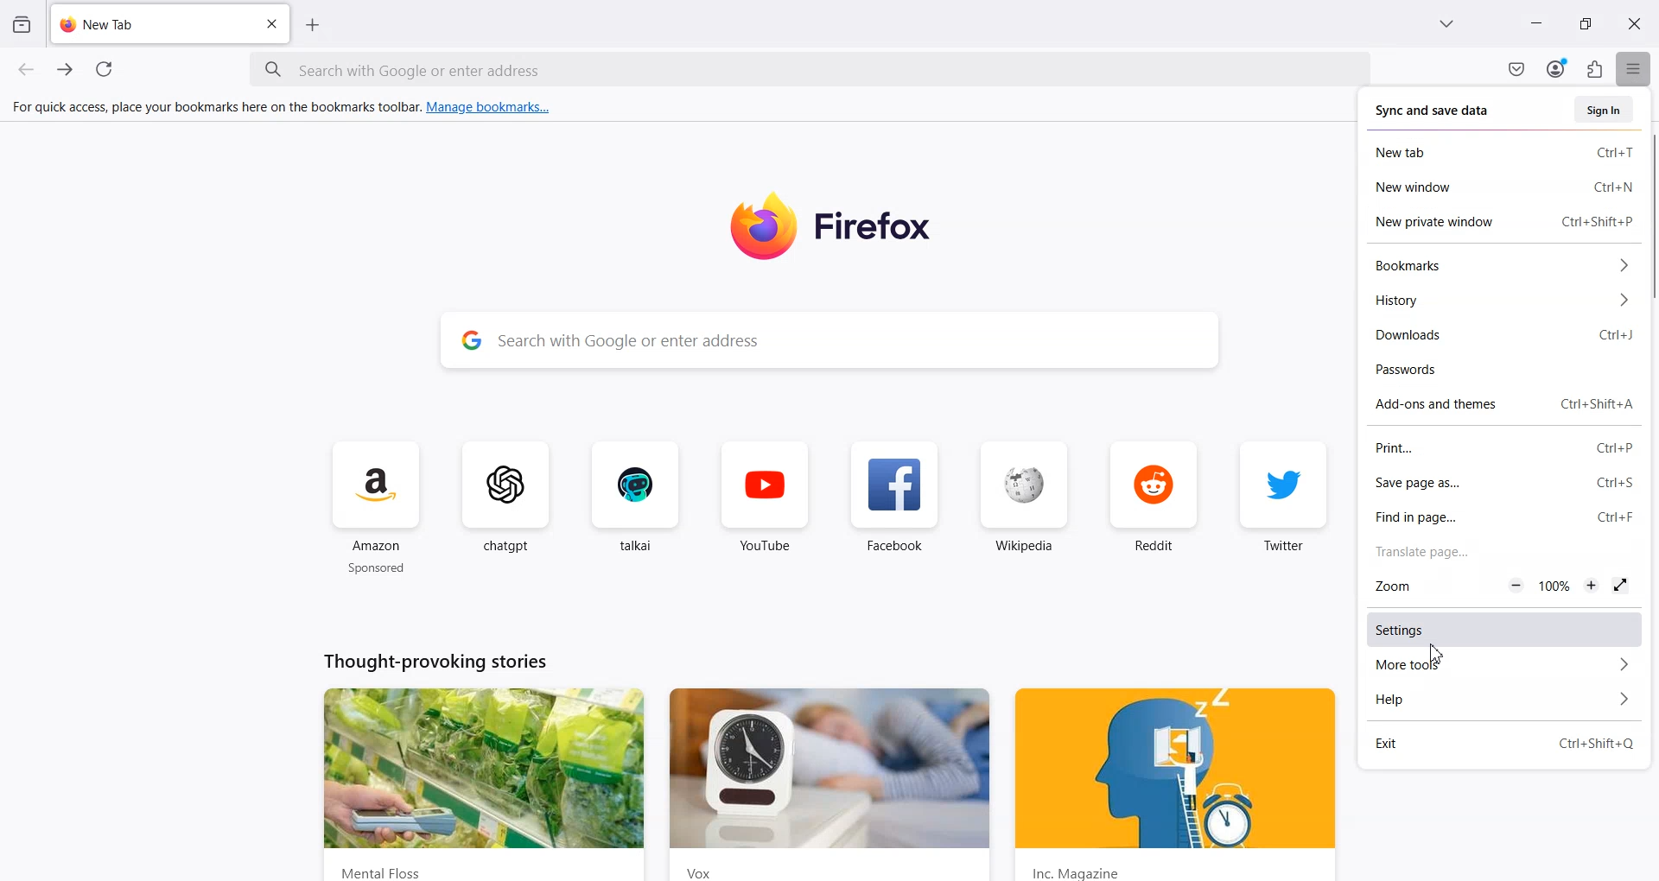 Image resolution: width=1659 pixels, height=881 pixels. What do you see at coordinates (438, 662) in the screenshot?
I see `Thought-provoking stories` at bounding box center [438, 662].